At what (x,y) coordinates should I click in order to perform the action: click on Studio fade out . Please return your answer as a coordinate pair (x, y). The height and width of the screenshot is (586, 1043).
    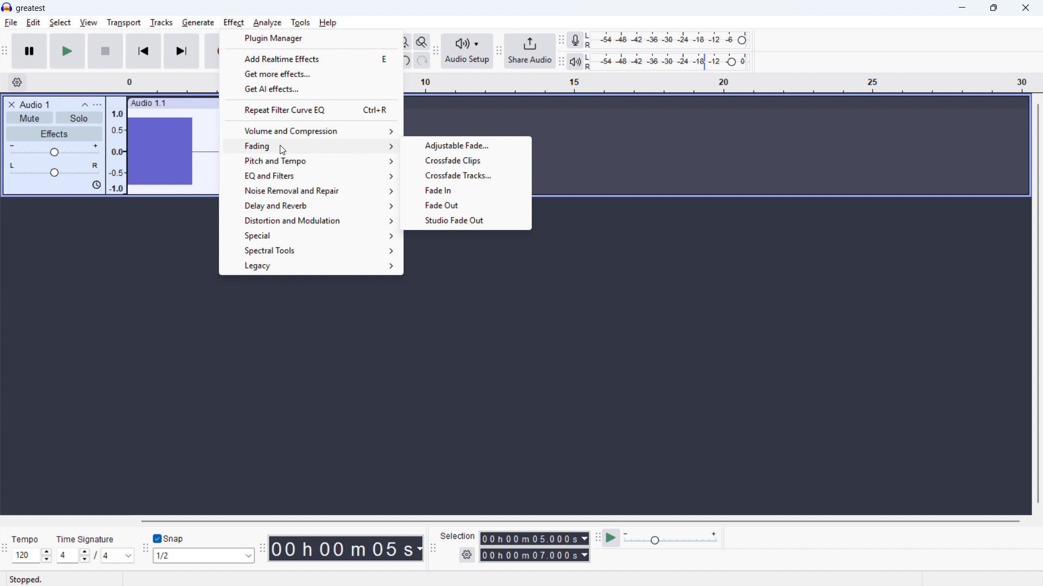
    Looking at the image, I should click on (466, 220).